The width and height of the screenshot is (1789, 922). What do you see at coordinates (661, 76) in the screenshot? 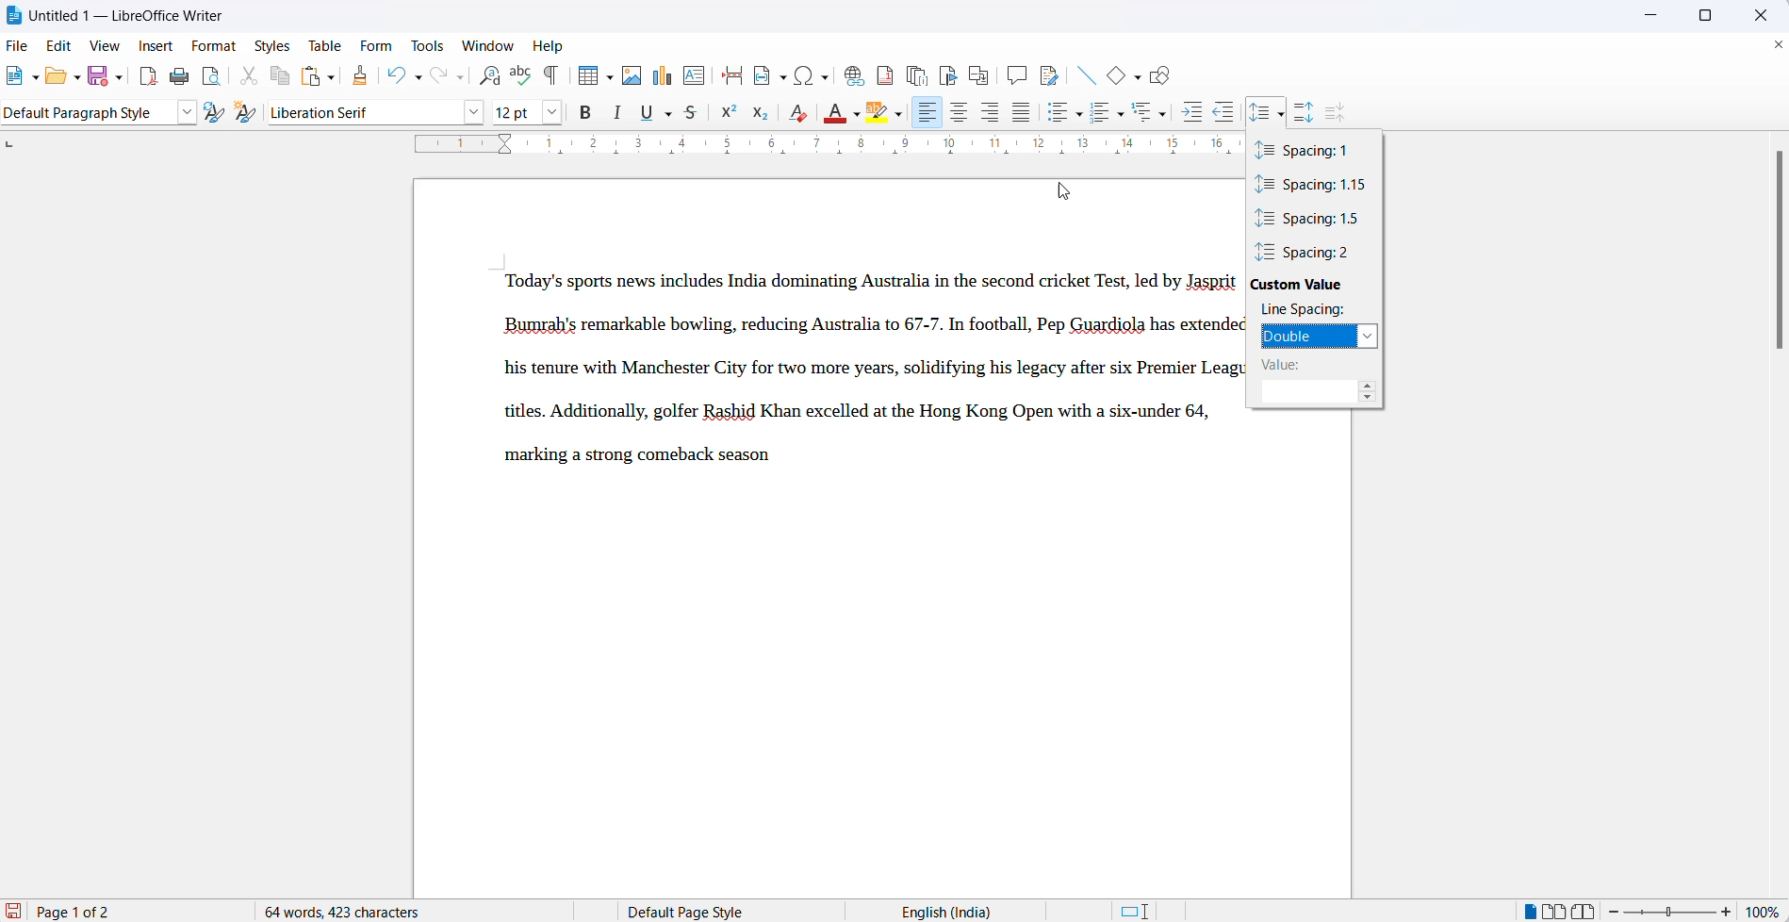
I see `insert charts` at bounding box center [661, 76].